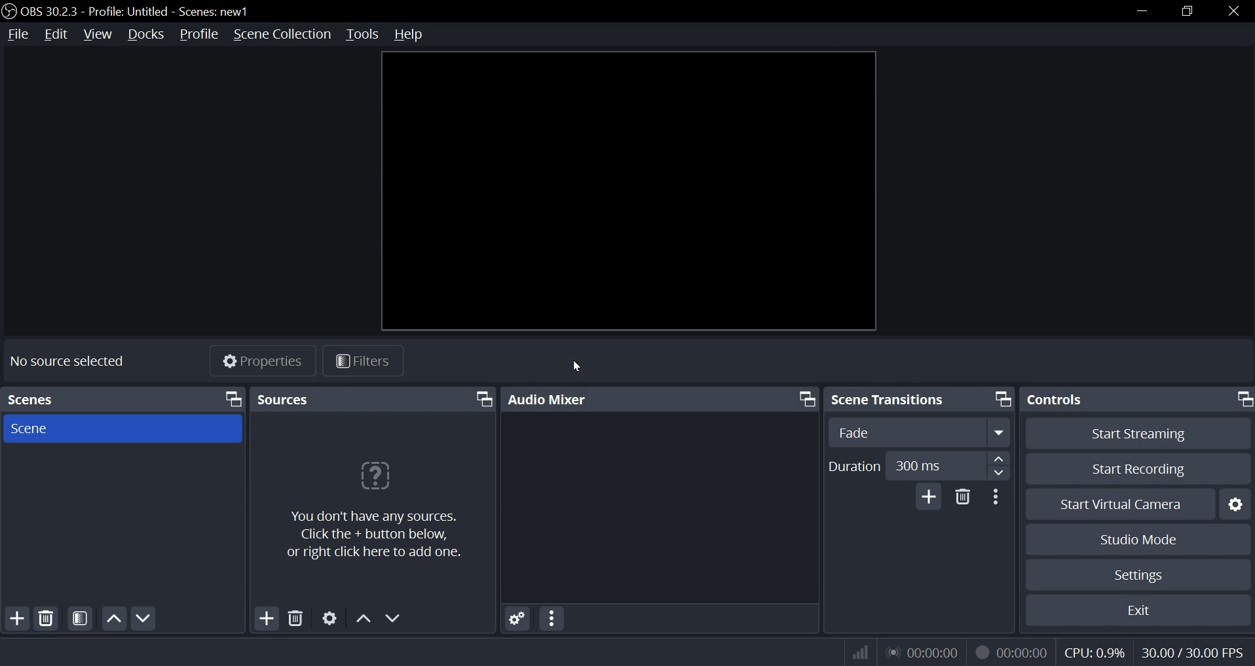  Describe the element at coordinates (1121, 504) in the screenshot. I see `start virtual camera` at that location.